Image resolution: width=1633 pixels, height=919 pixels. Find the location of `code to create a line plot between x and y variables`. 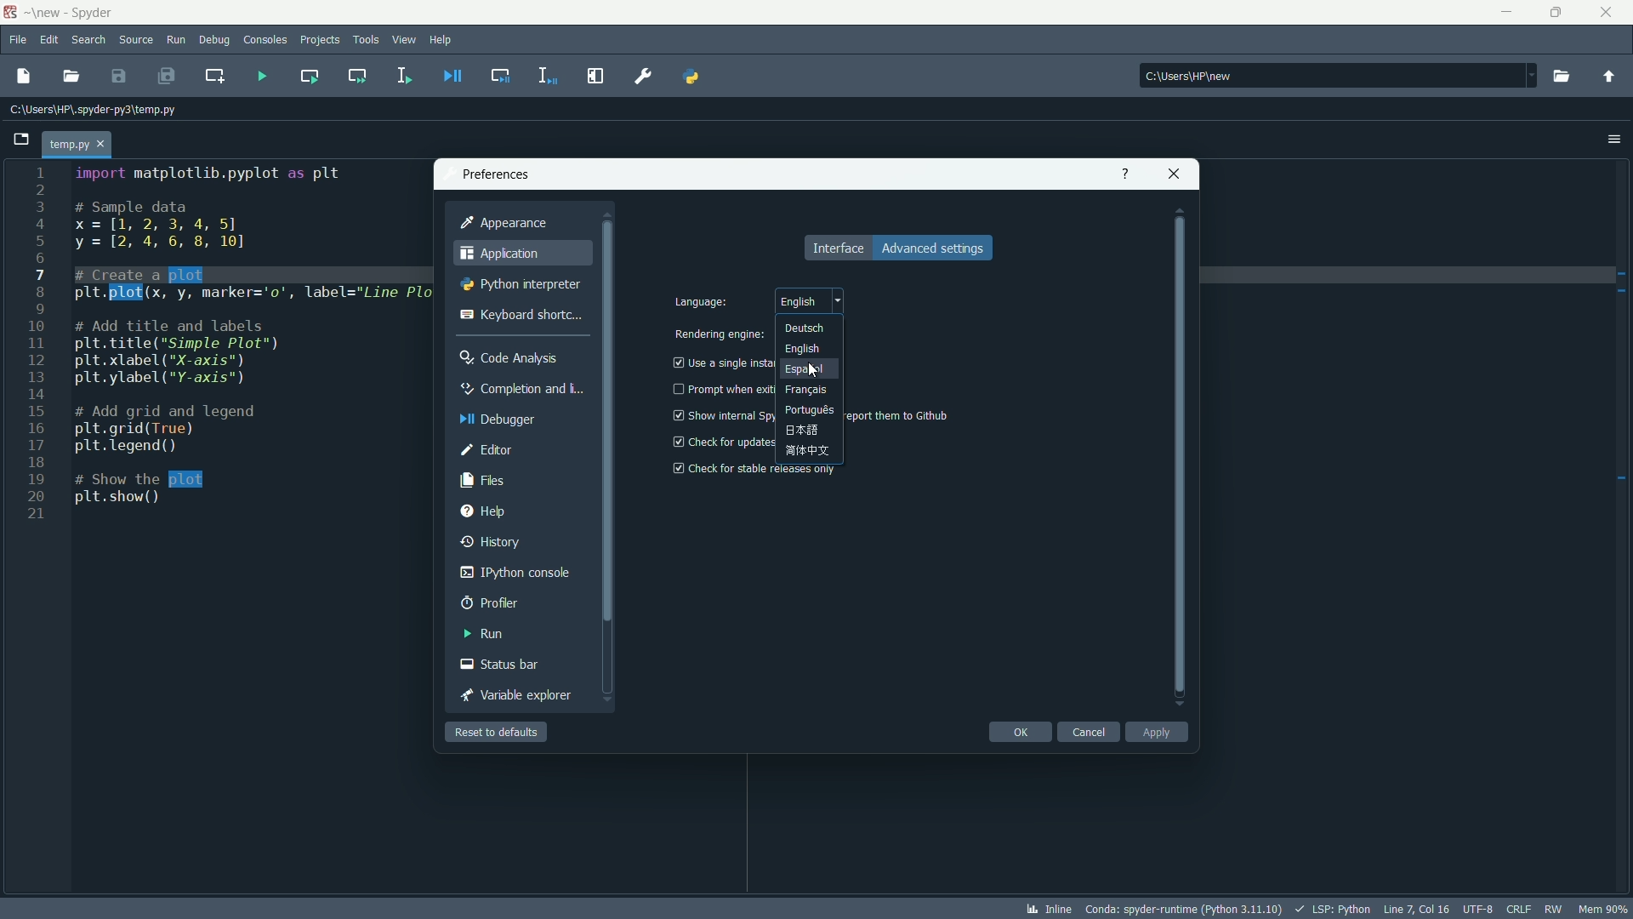

code to create a line plot between x and y variables is located at coordinates (233, 338).